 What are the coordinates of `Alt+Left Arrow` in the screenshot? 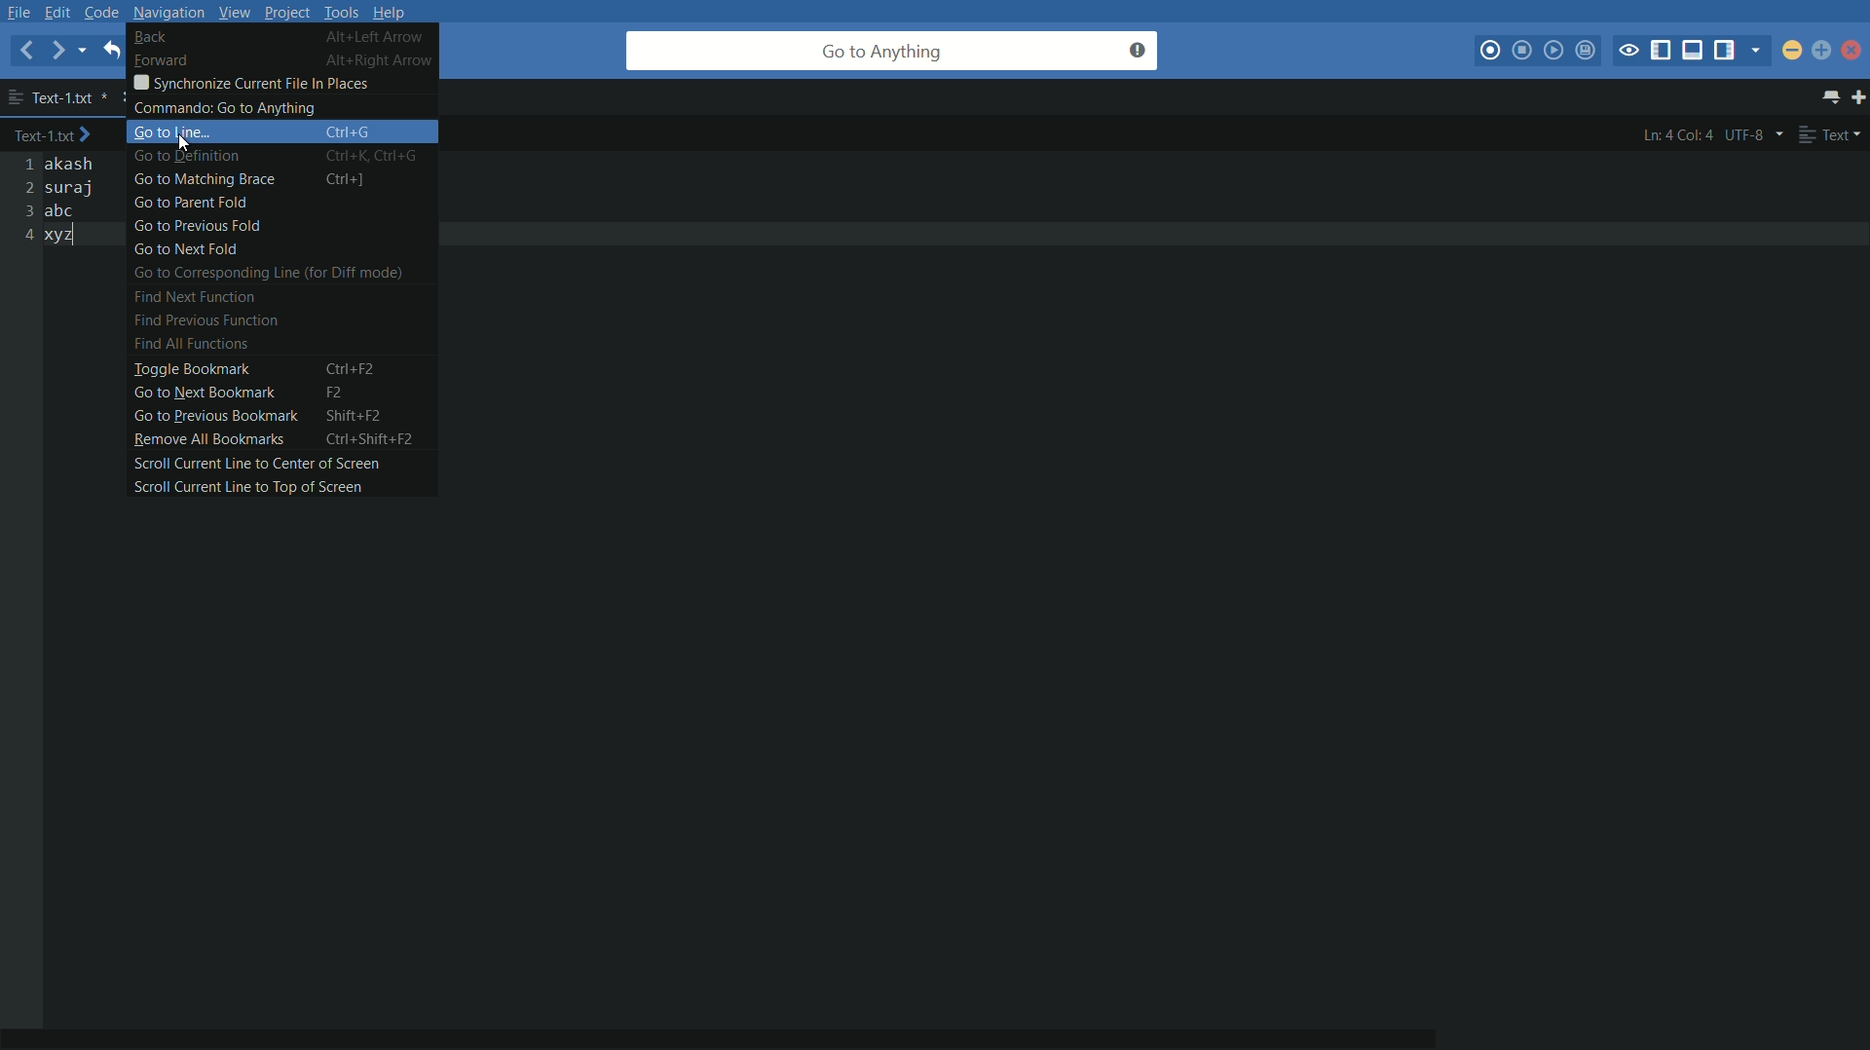 It's located at (382, 38).